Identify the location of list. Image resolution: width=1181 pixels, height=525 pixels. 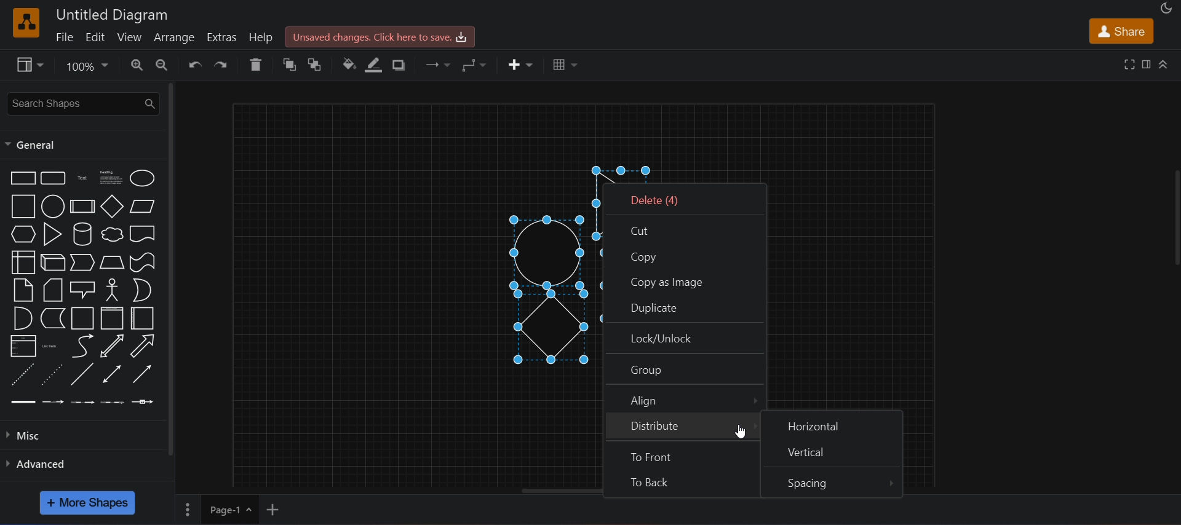
(22, 345).